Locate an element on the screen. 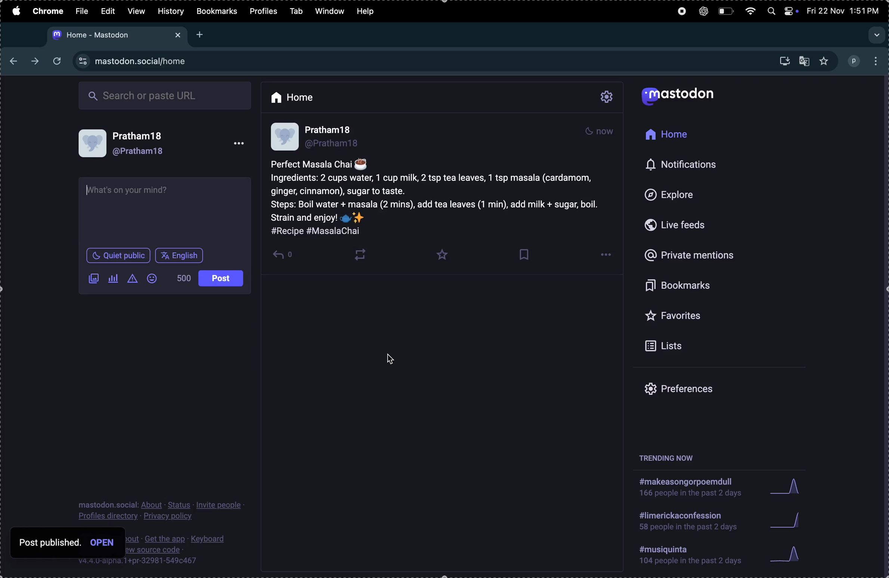 The width and height of the screenshot is (889, 578). profiles is located at coordinates (263, 11).